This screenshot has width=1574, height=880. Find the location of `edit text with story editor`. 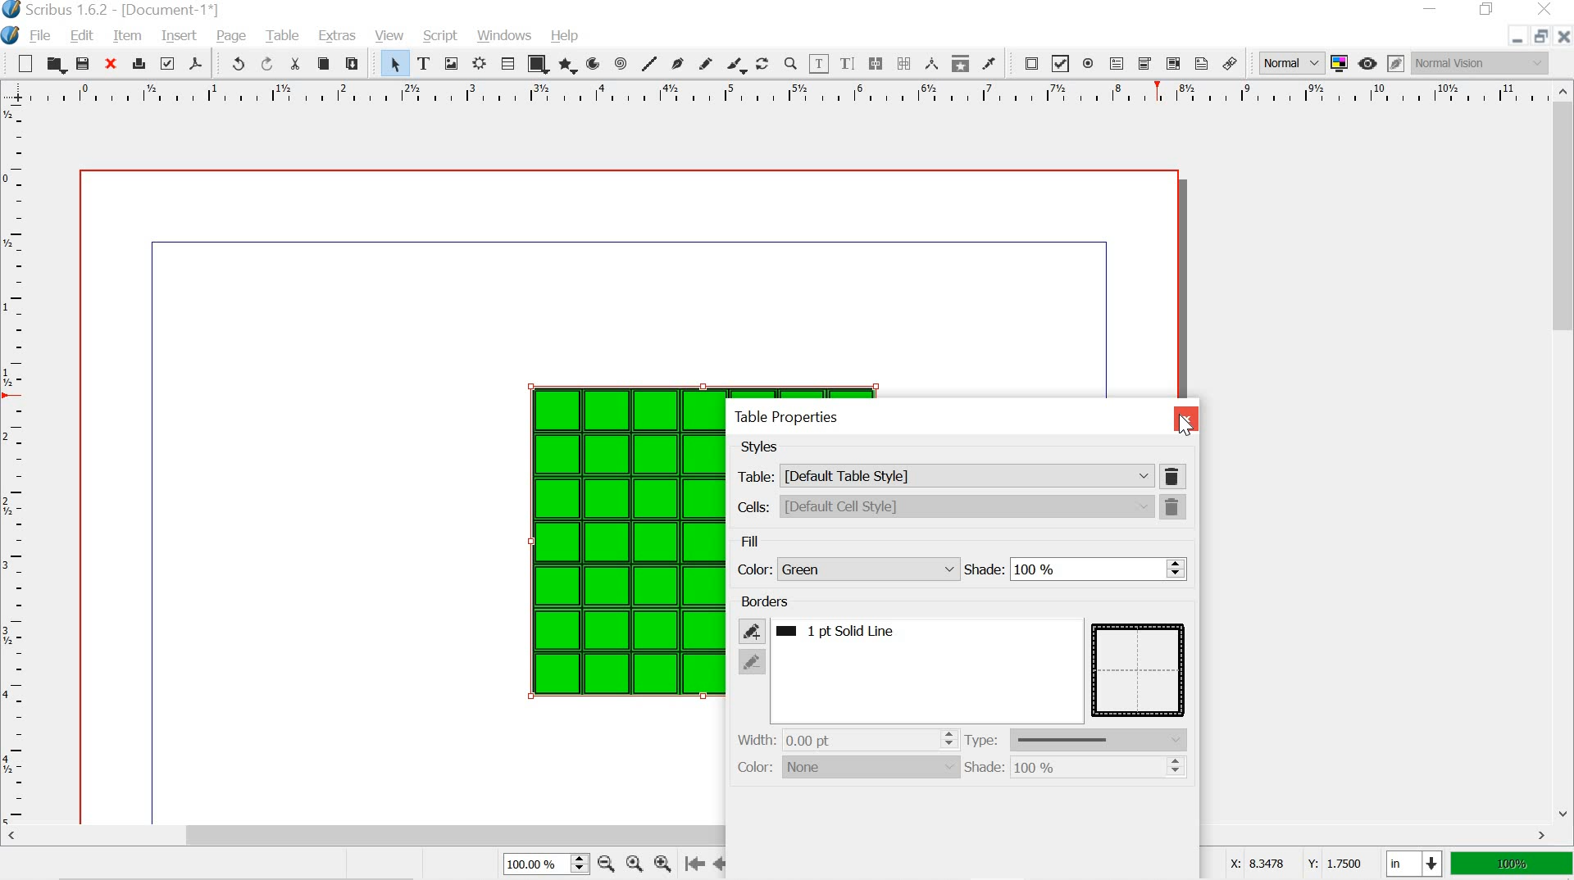

edit text with story editor is located at coordinates (846, 63).